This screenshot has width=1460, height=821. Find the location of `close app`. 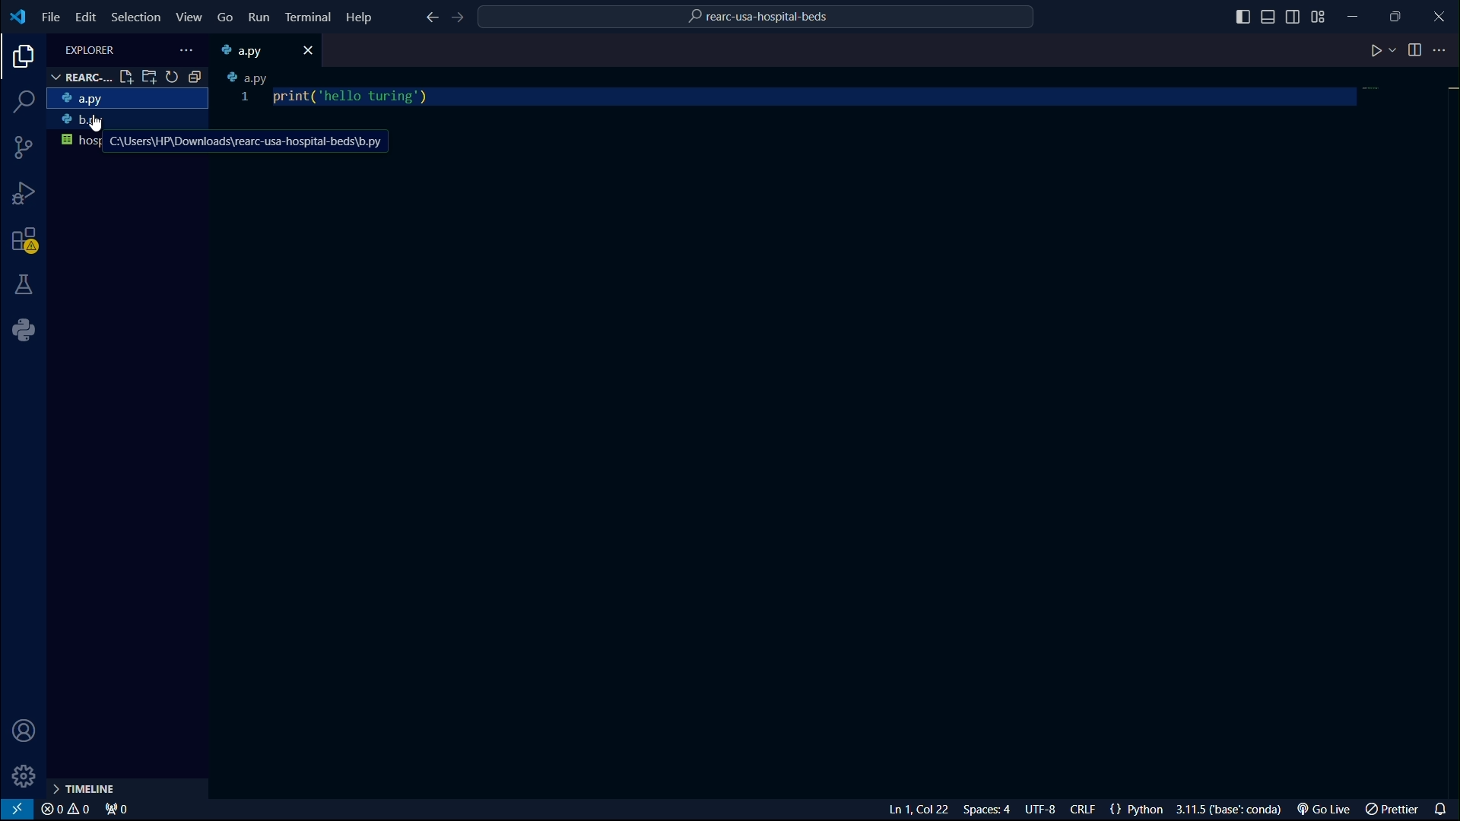

close app is located at coordinates (1442, 15).